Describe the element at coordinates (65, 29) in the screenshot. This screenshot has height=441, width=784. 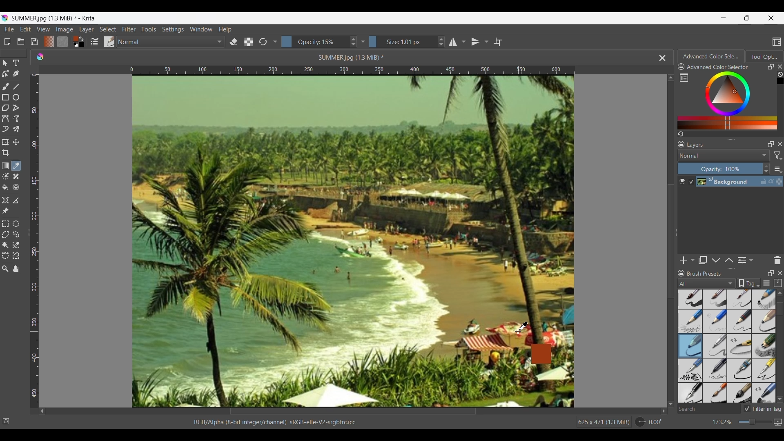
I see `Image menu` at that location.